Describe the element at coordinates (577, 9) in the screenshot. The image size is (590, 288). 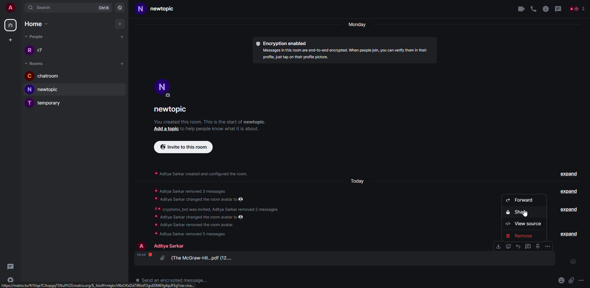
I see `people` at that location.